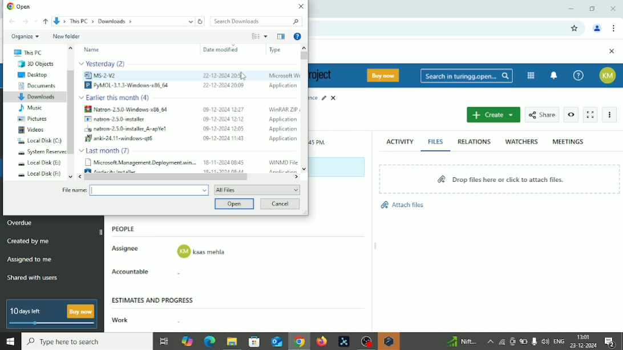 This screenshot has width=623, height=350. What do you see at coordinates (542, 114) in the screenshot?
I see `Share` at bounding box center [542, 114].